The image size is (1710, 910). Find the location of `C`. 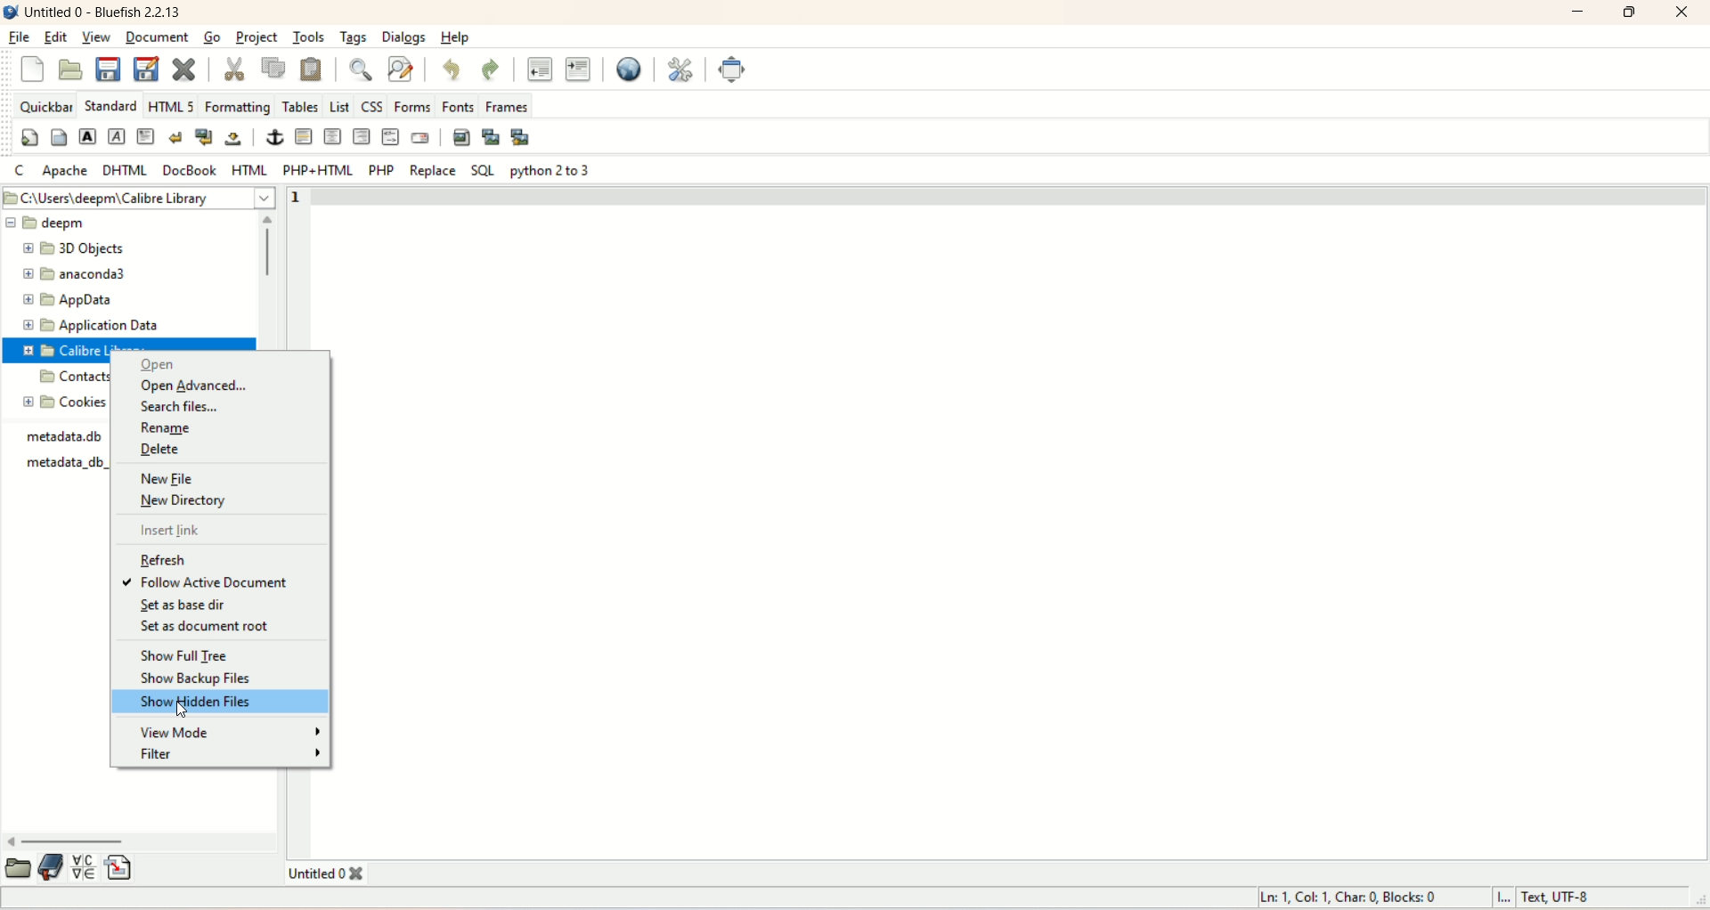

C is located at coordinates (20, 171).